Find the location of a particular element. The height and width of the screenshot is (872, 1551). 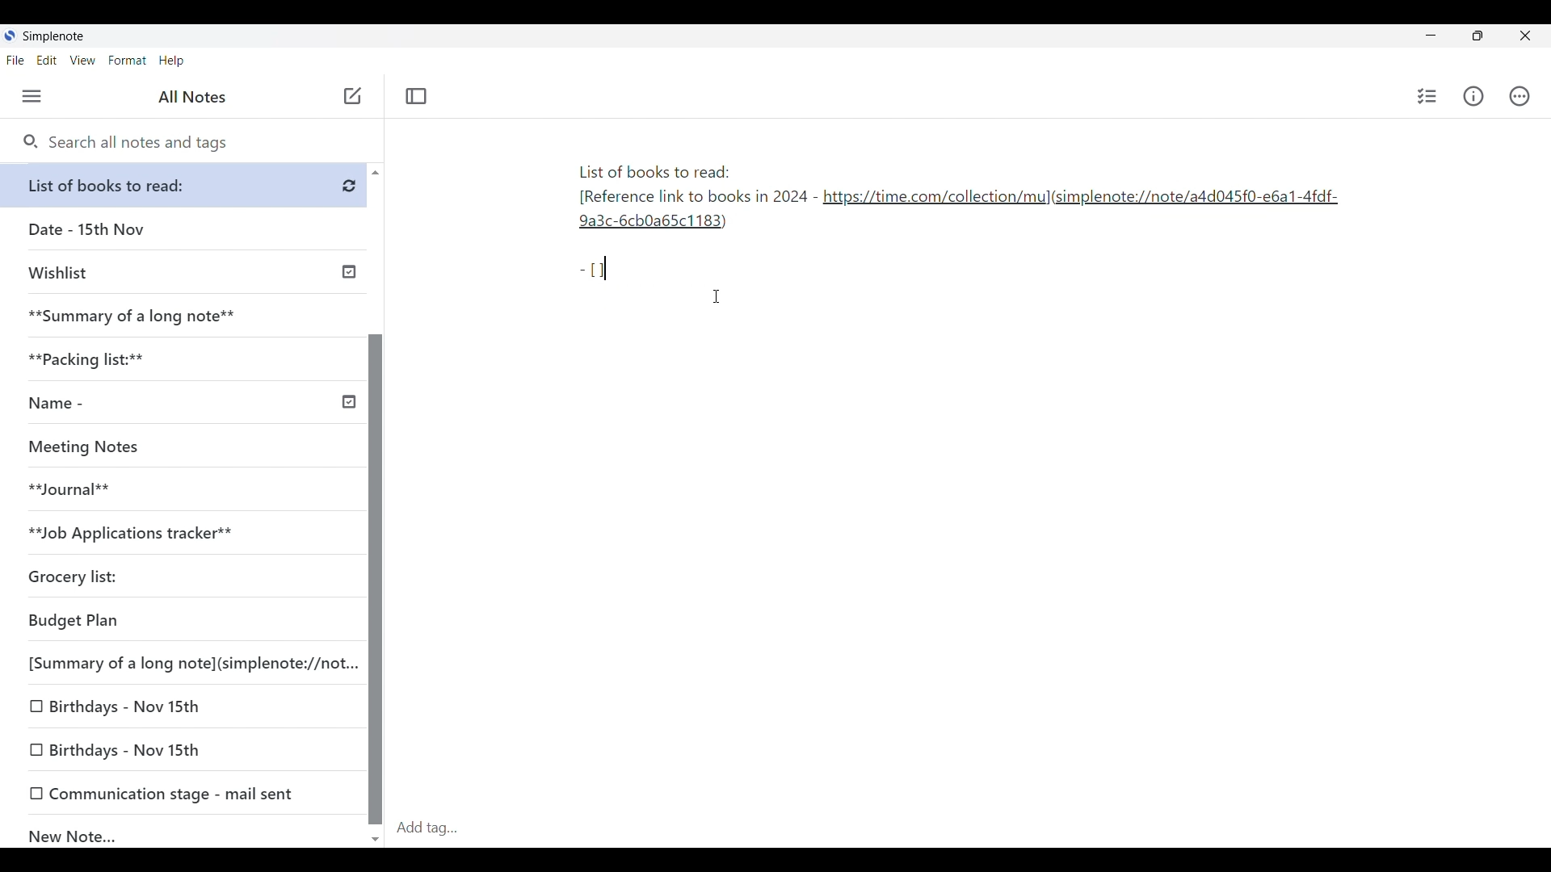

Insert checklist is located at coordinates (1427, 96).